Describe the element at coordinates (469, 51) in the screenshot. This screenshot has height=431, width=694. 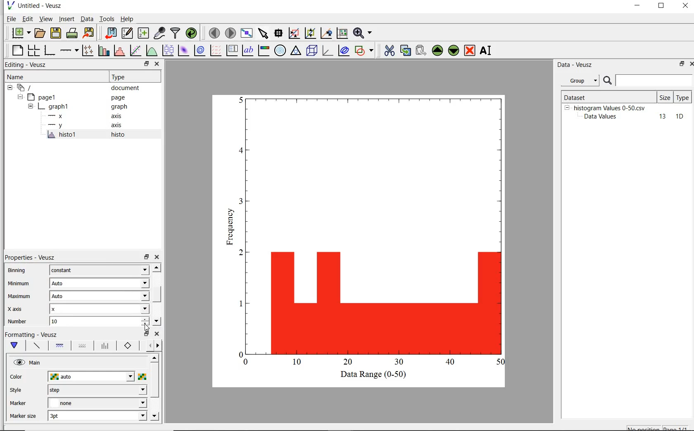
I see `remove the selected widget` at that location.